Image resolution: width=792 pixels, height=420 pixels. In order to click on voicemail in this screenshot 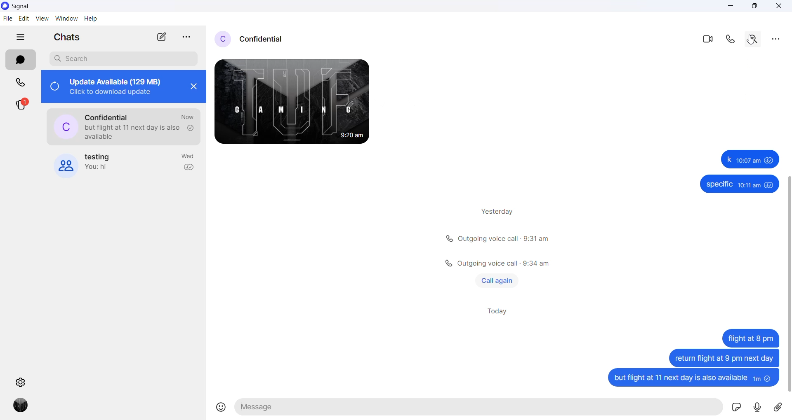, I will do `click(759, 408)`.